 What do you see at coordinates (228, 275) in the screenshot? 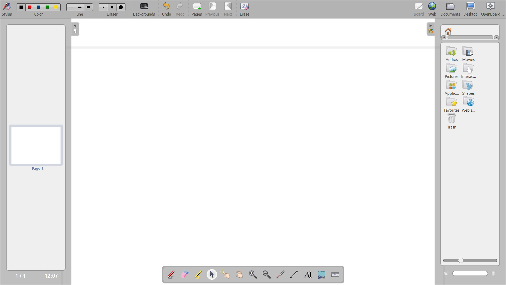
I see `interact with items` at bounding box center [228, 275].